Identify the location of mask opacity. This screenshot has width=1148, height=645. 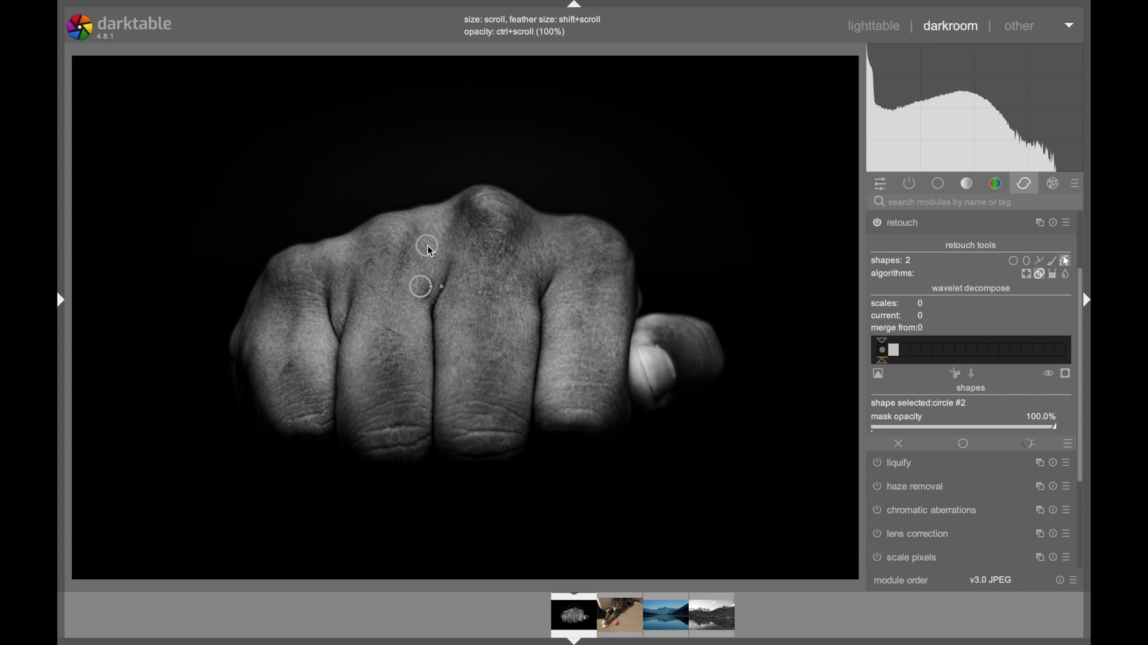
(895, 418).